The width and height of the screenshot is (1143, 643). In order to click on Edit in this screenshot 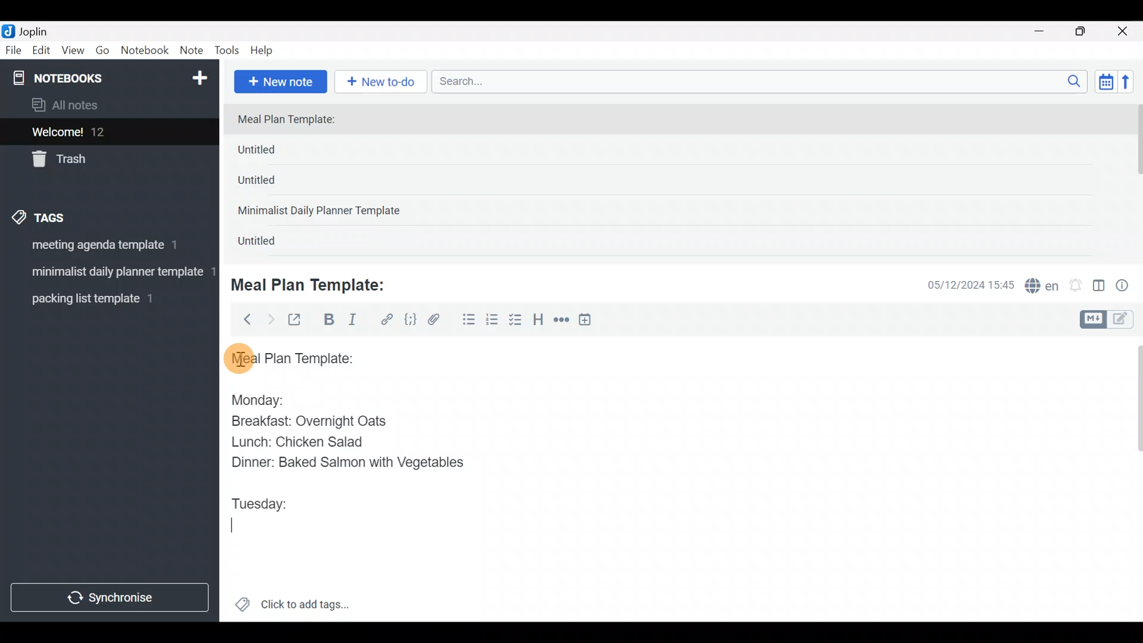, I will do `click(42, 52)`.